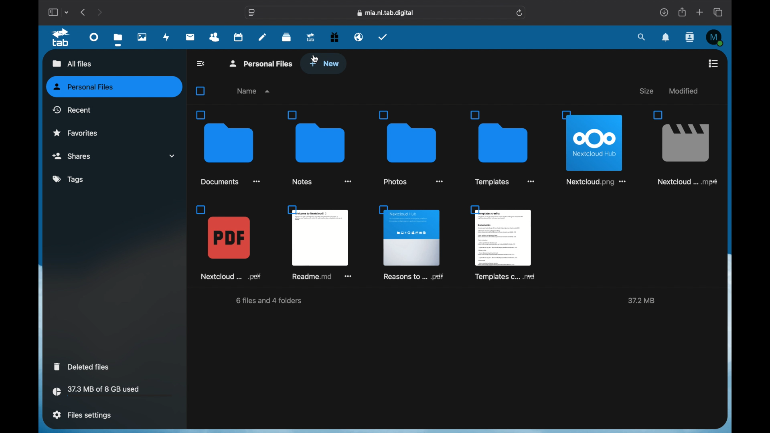 The height and width of the screenshot is (433, 770). Describe the element at coordinates (715, 38) in the screenshot. I see `M` at that location.